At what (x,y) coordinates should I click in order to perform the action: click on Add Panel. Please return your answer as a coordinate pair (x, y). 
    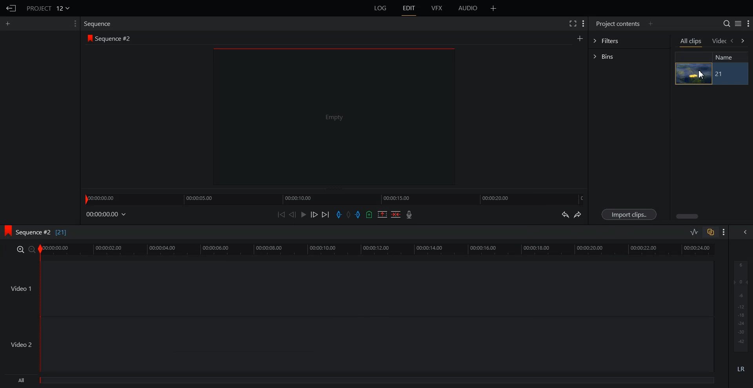
    Looking at the image, I should click on (9, 23).